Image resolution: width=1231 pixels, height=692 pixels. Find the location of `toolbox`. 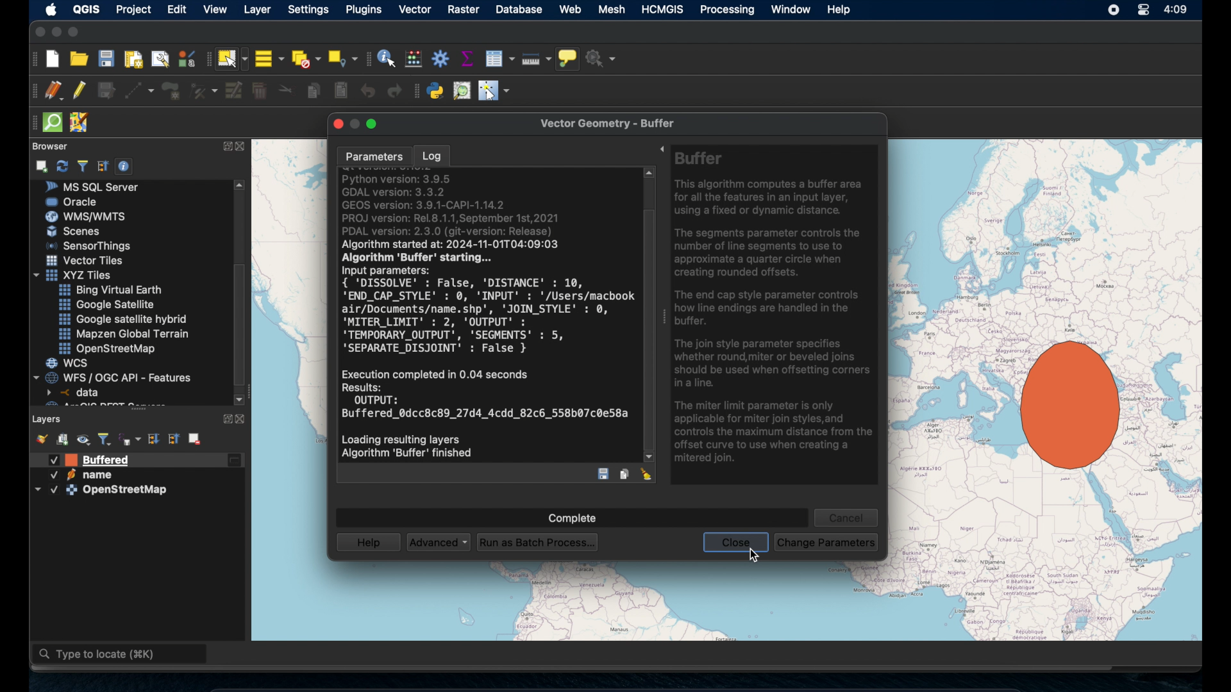

toolbox is located at coordinates (440, 59).